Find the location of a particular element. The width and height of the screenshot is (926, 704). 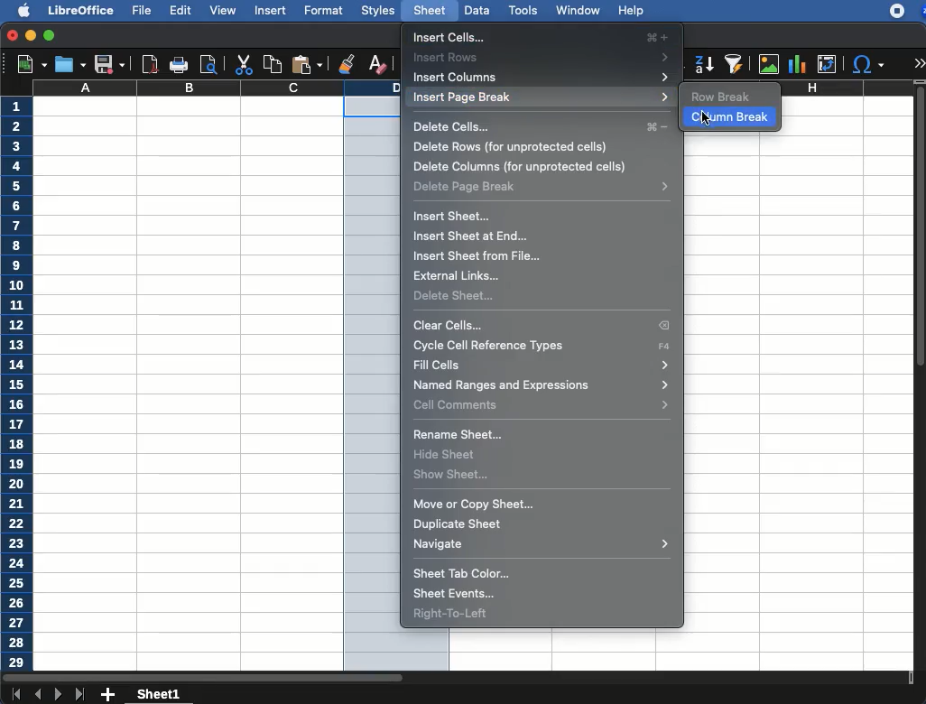

data is located at coordinates (477, 9).